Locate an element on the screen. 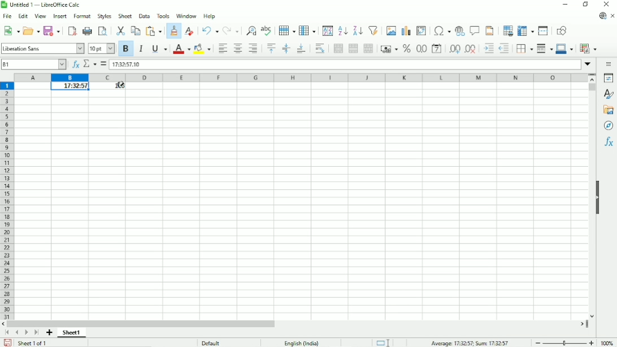 This screenshot has height=347, width=617. Properties is located at coordinates (607, 78).